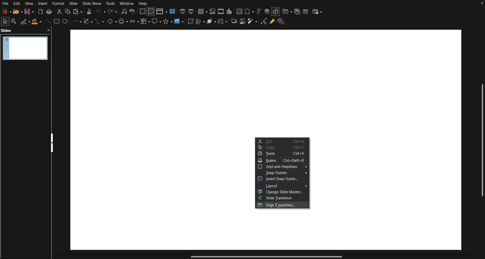  What do you see at coordinates (211, 23) in the screenshot?
I see `Arrange` at bounding box center [211, 23].